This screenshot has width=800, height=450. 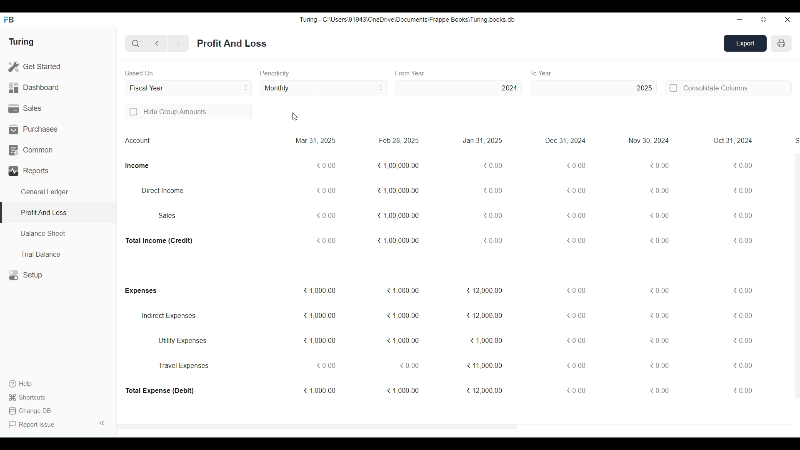 What do you see at coordinates (492, 240) in the screenshot?
I see `0.00` at bounding box center [492, 240].